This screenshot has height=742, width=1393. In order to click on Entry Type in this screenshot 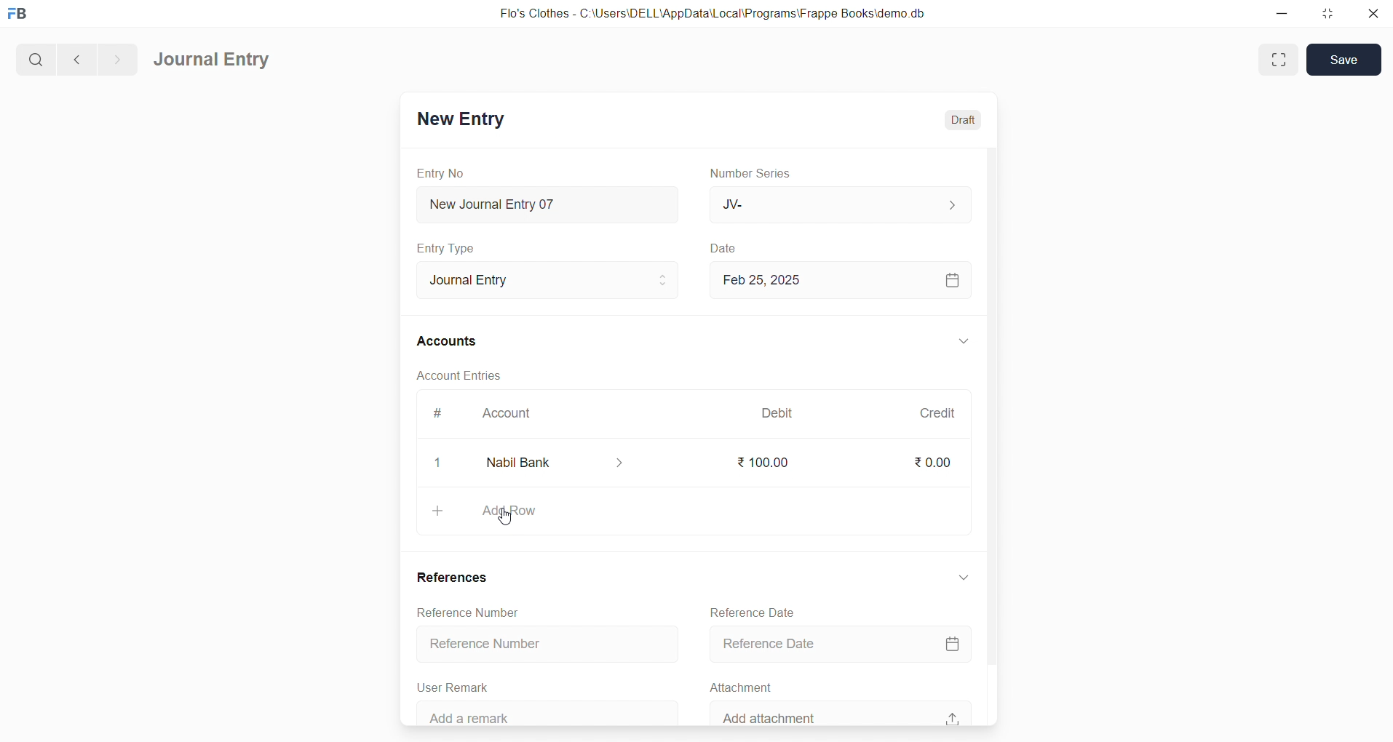, I will do `click(447, 248)`.